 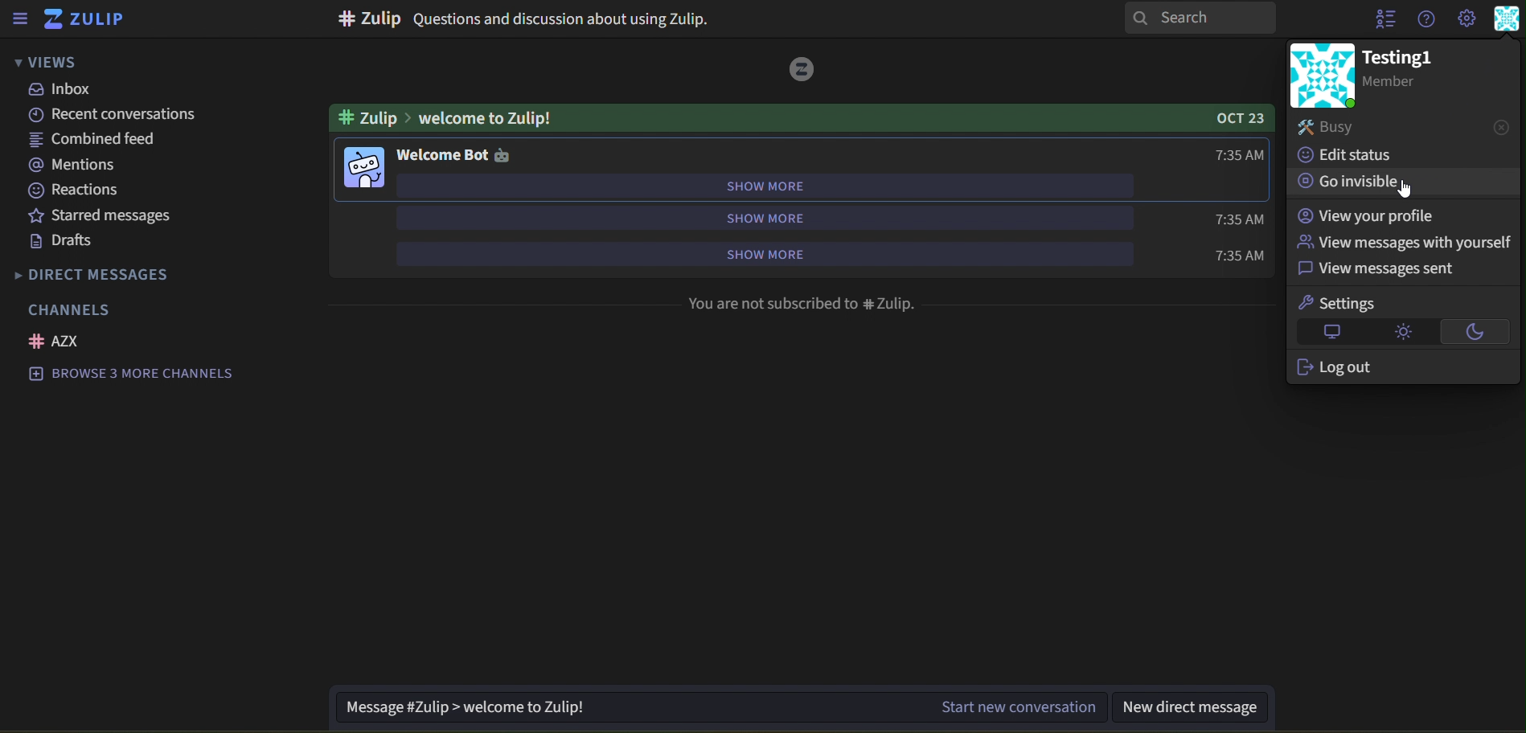 I want to click on zulip, so click(x=88, y=18).